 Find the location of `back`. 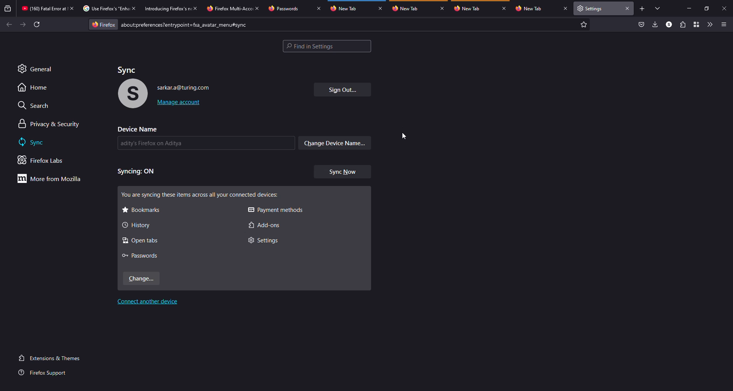

back is located at coordinates (9, 25).